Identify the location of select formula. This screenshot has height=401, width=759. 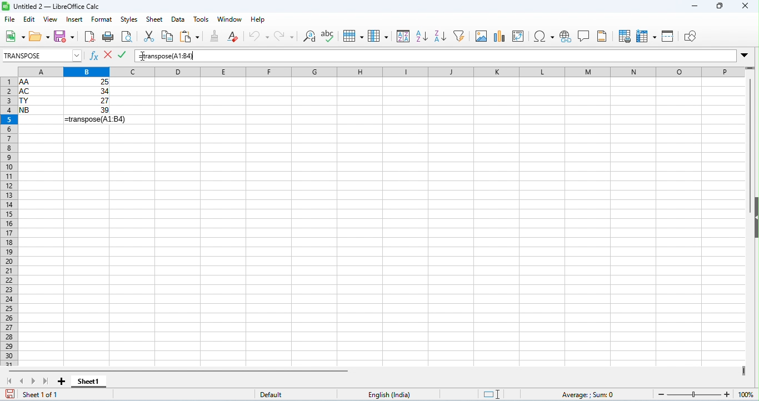
(42, 56).